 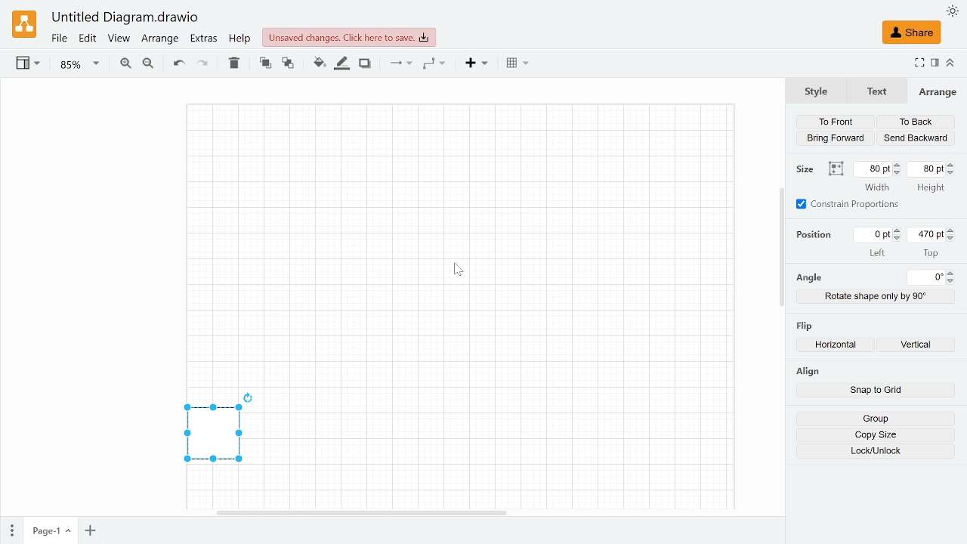 What do you see at coordinates (911, 32) in the screenshot?
I see `Share` at bounding box center [911, 32].